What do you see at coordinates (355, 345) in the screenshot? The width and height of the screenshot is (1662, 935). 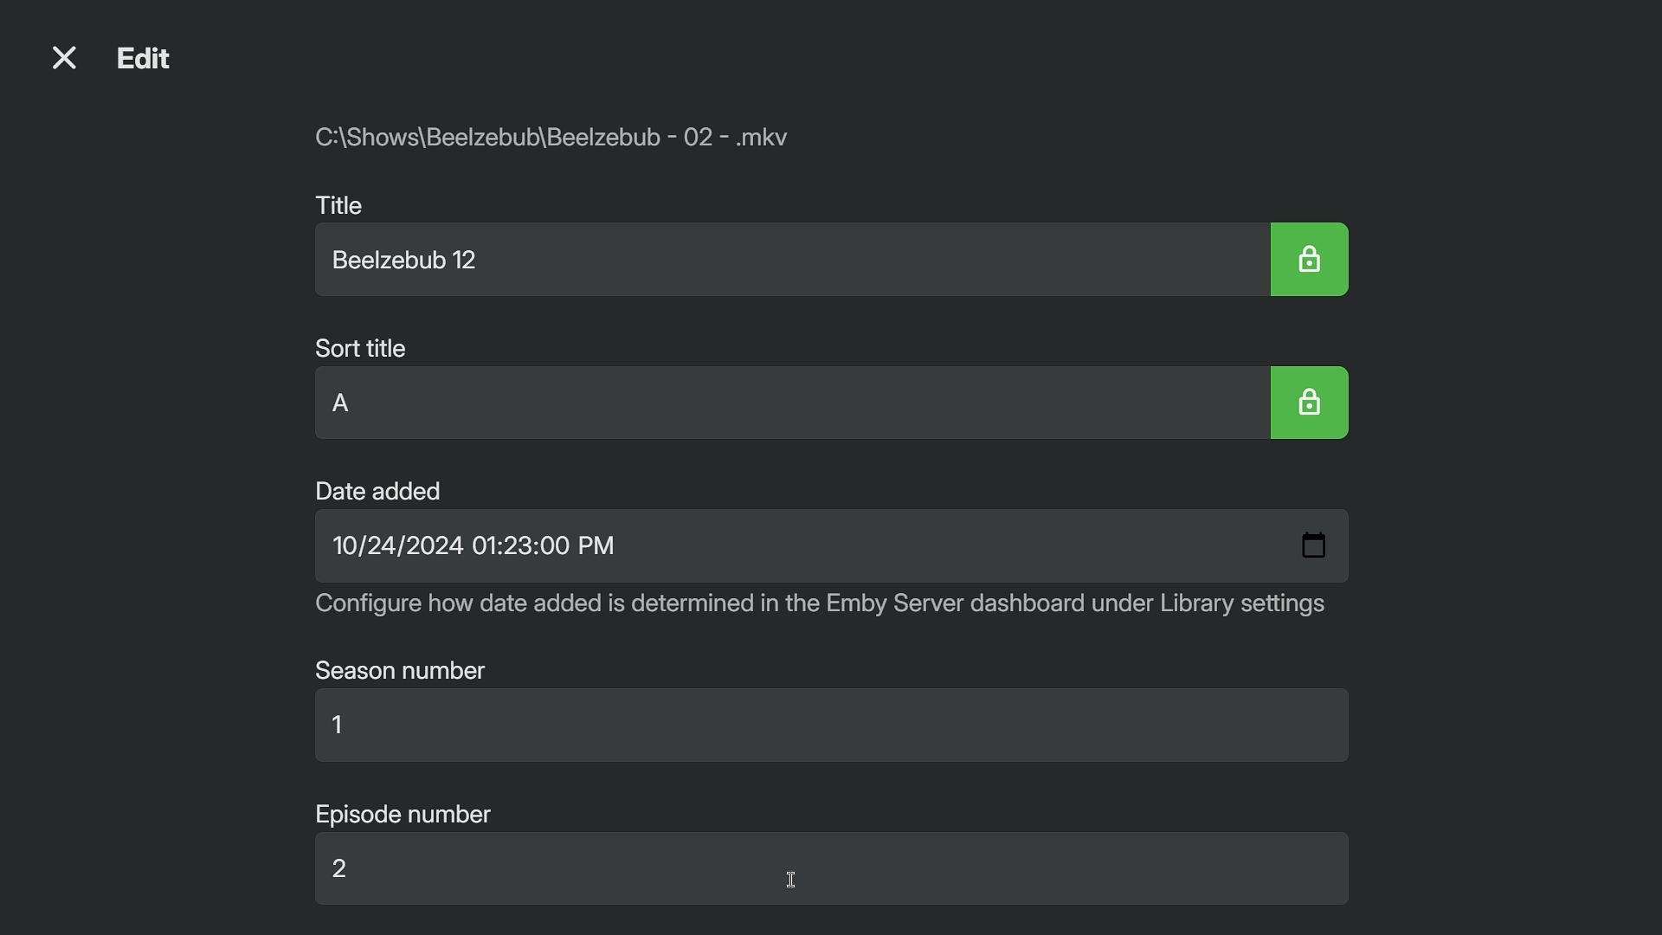 I see `Sort title` at bounding box center [355, 345].